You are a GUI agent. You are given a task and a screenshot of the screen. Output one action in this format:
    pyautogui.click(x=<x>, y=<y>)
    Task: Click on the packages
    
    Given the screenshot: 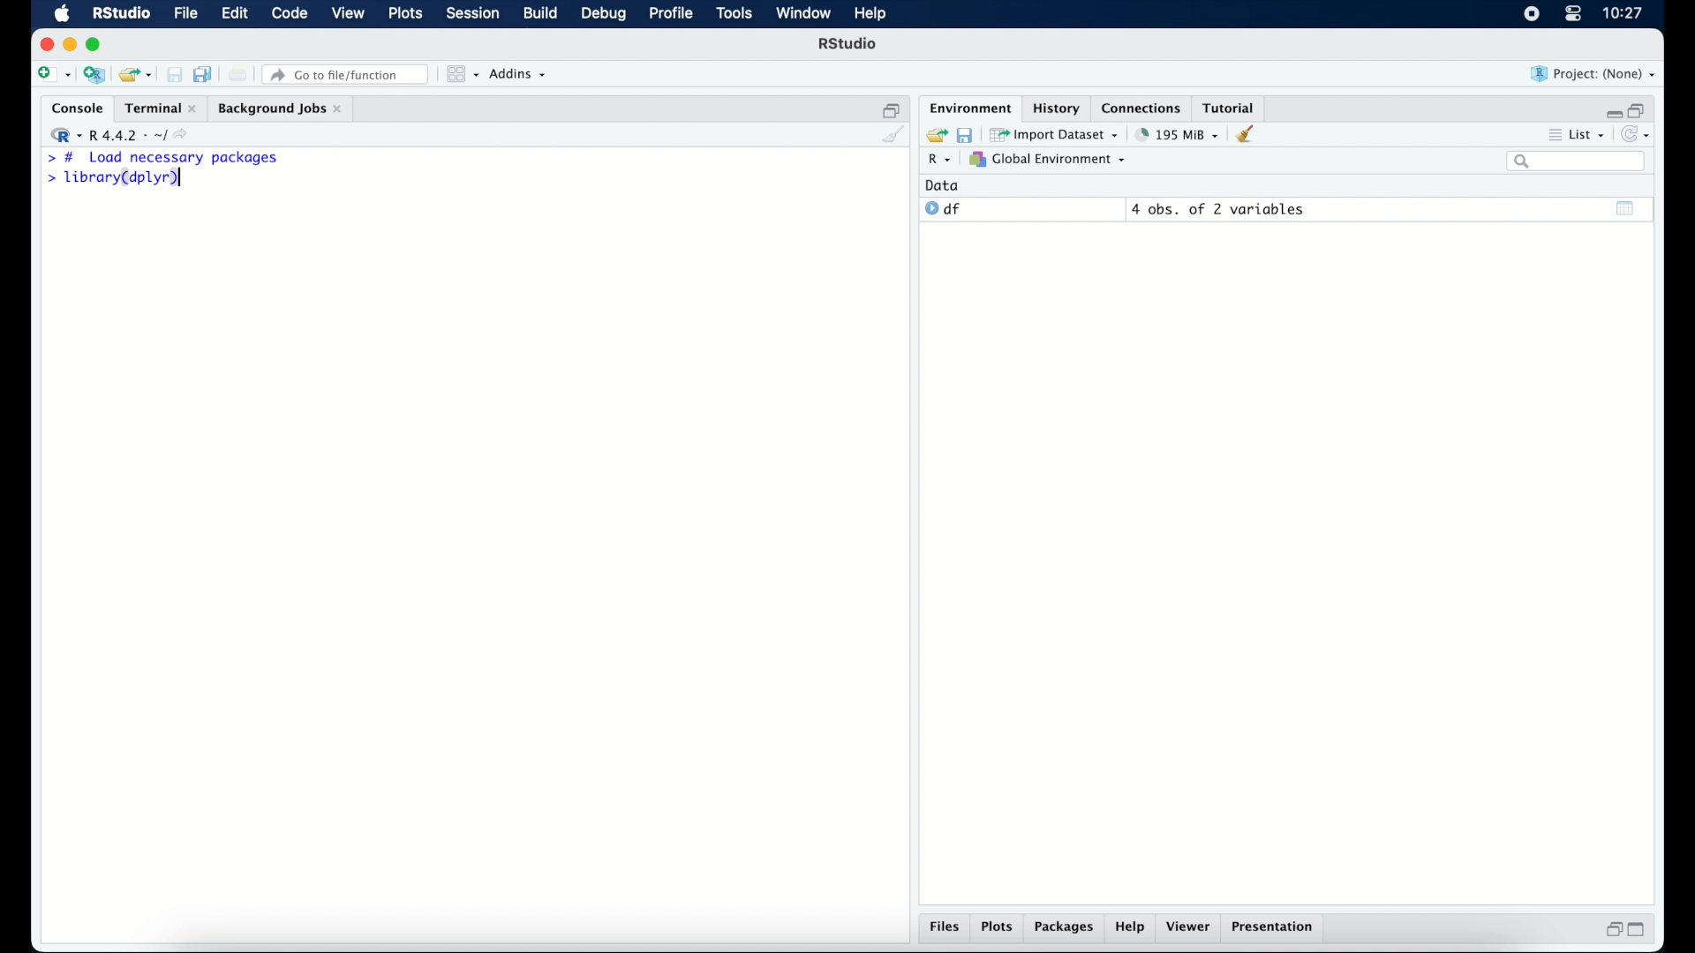 What is the action you would take?
    pyautogui.click(x=1065, y=929)
    